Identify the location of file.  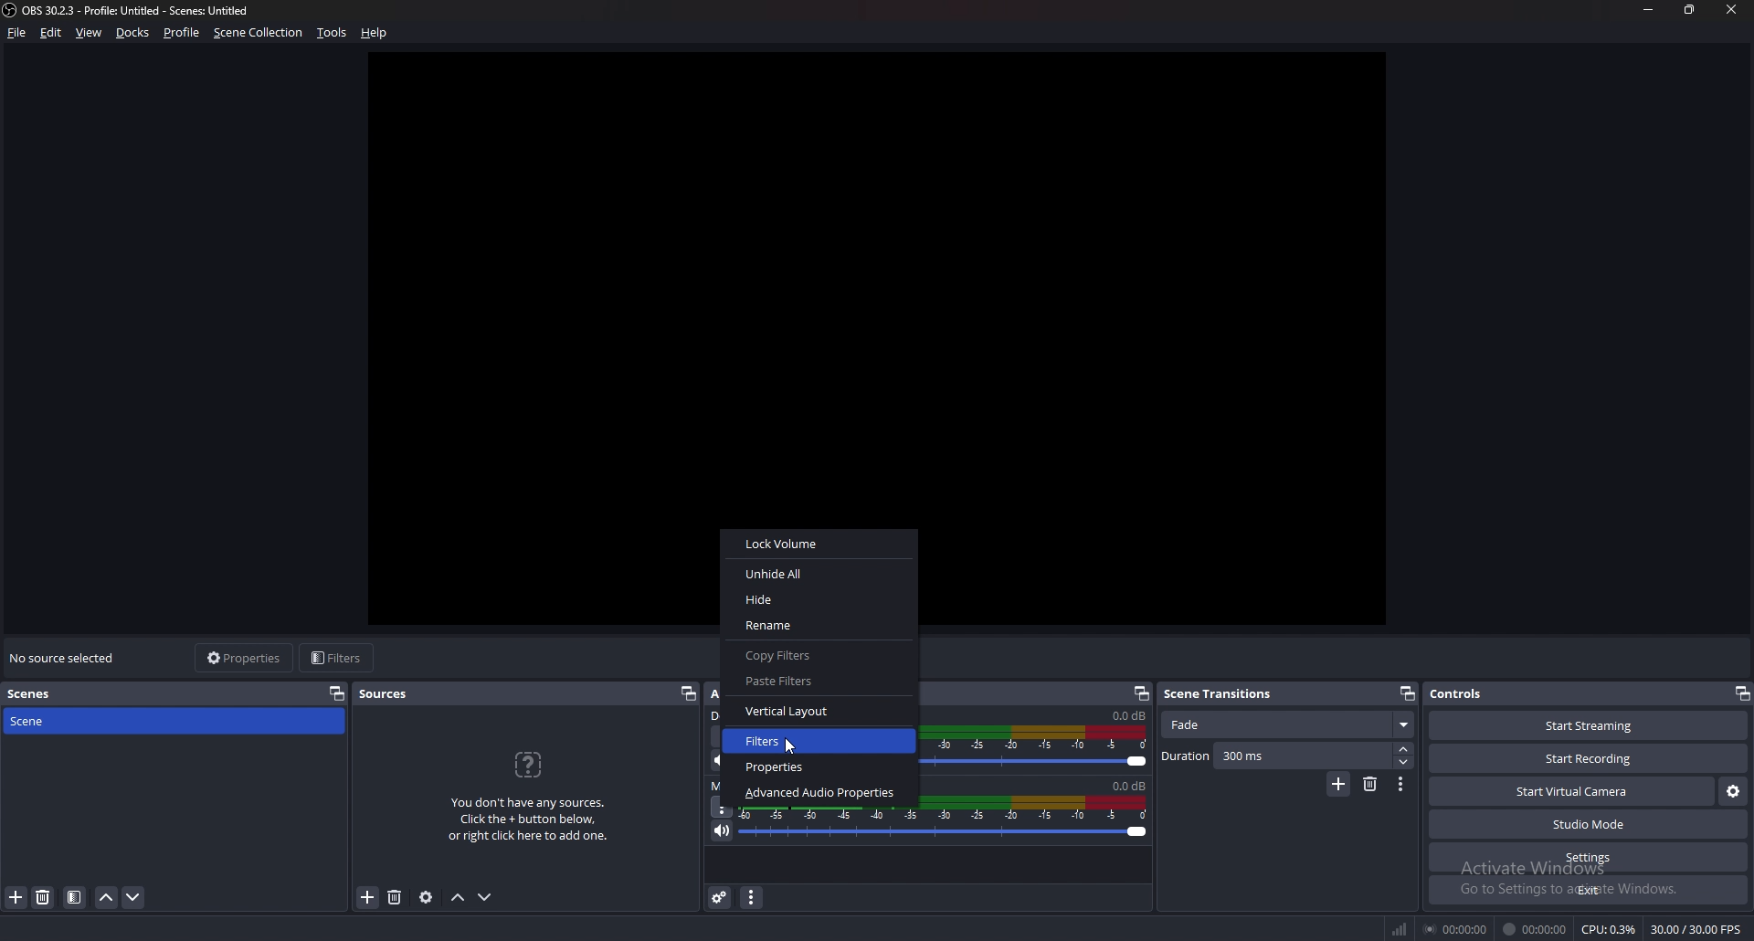
(16, 32).